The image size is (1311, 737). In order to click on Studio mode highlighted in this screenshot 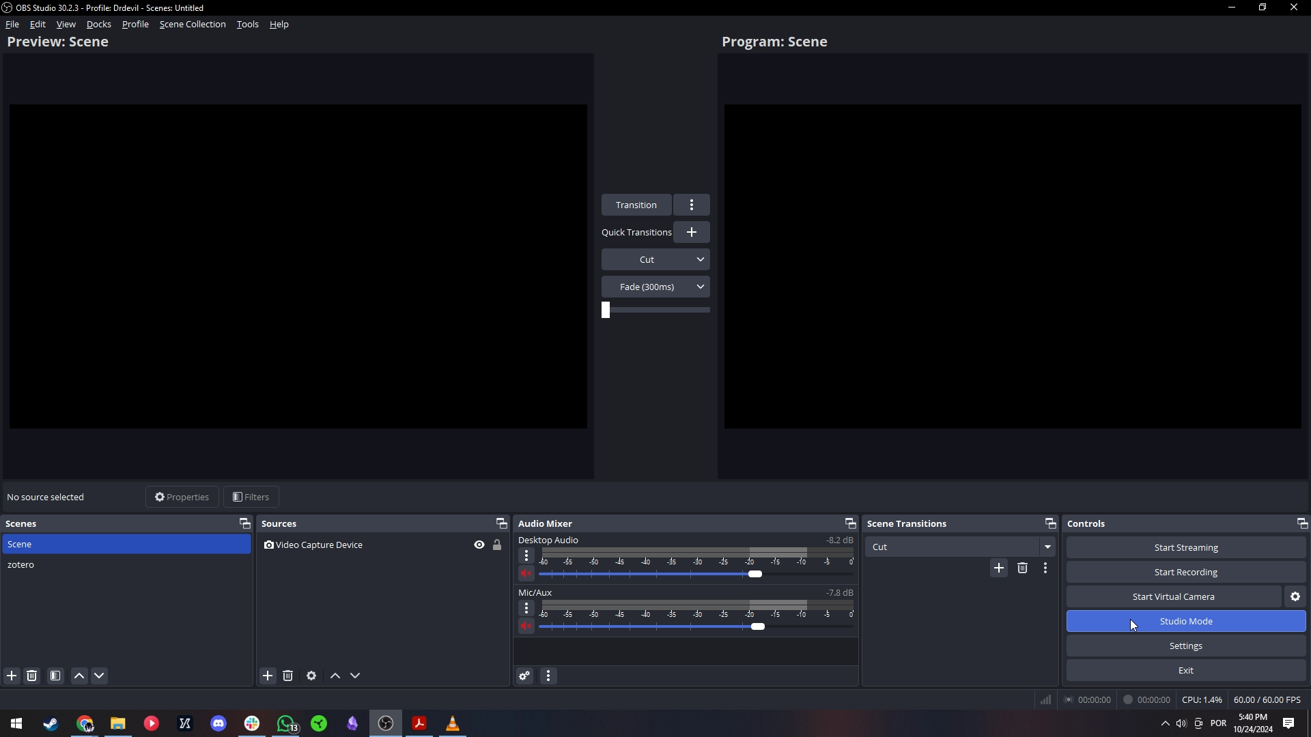, I will do `click(1188, 621)`.